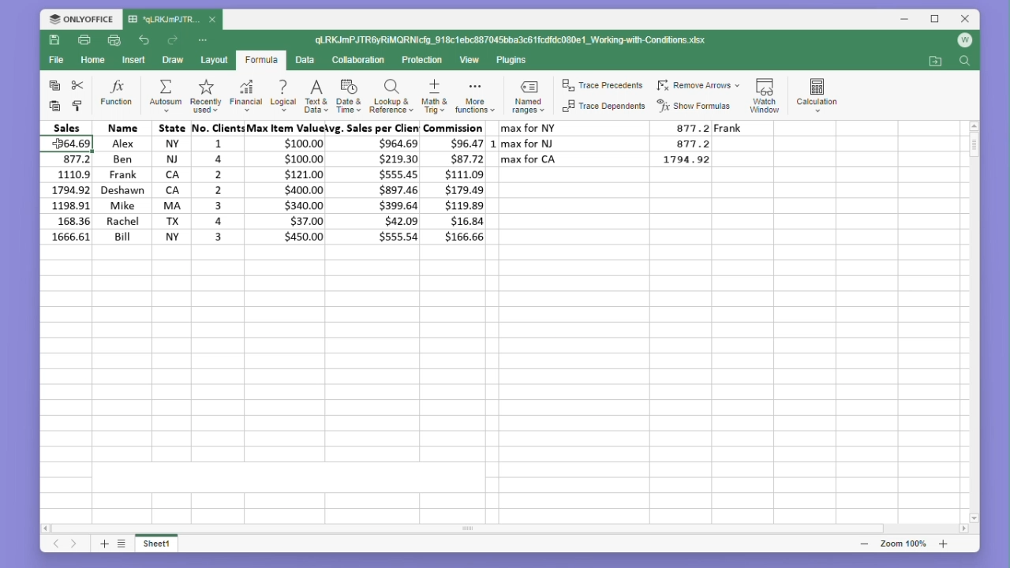 Image resolution: width=1010 pixels, height=568 pixels. What do you see at coordinates (974, 125) in the screenshot?
I see `scroll up` at bounding box center [974, 125].